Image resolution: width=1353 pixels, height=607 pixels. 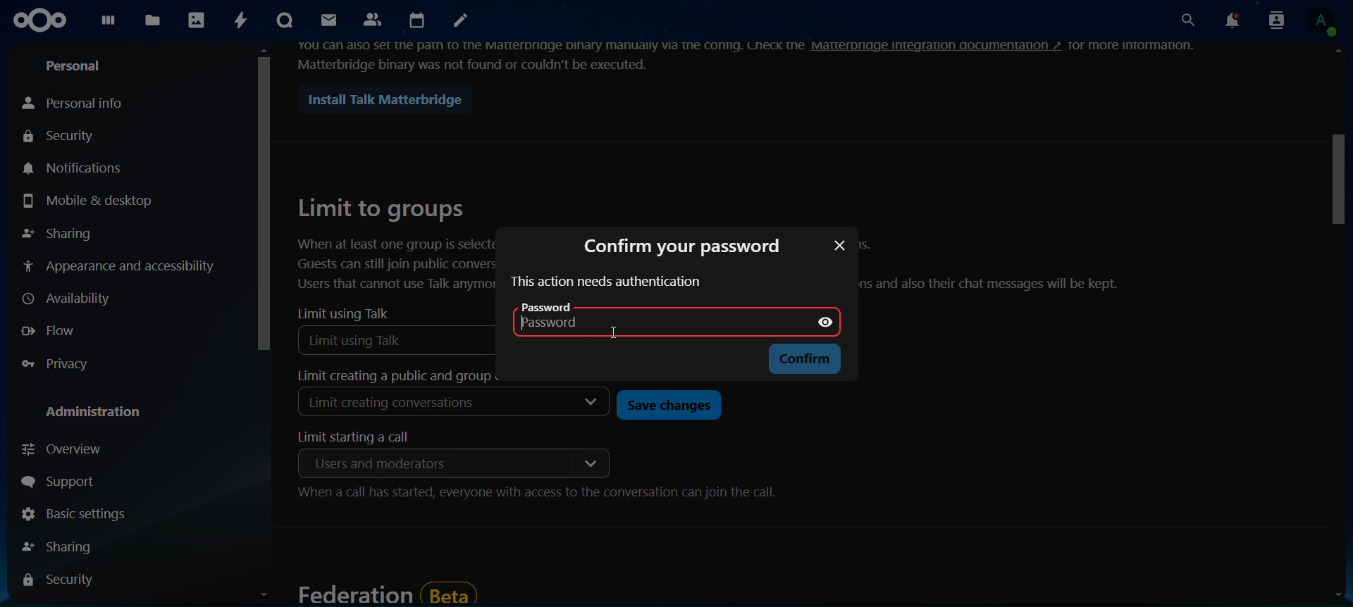 What do you see at coordinates (623, 337) in the screenshot?
I see `cursor` at bounding box center [623, 337].